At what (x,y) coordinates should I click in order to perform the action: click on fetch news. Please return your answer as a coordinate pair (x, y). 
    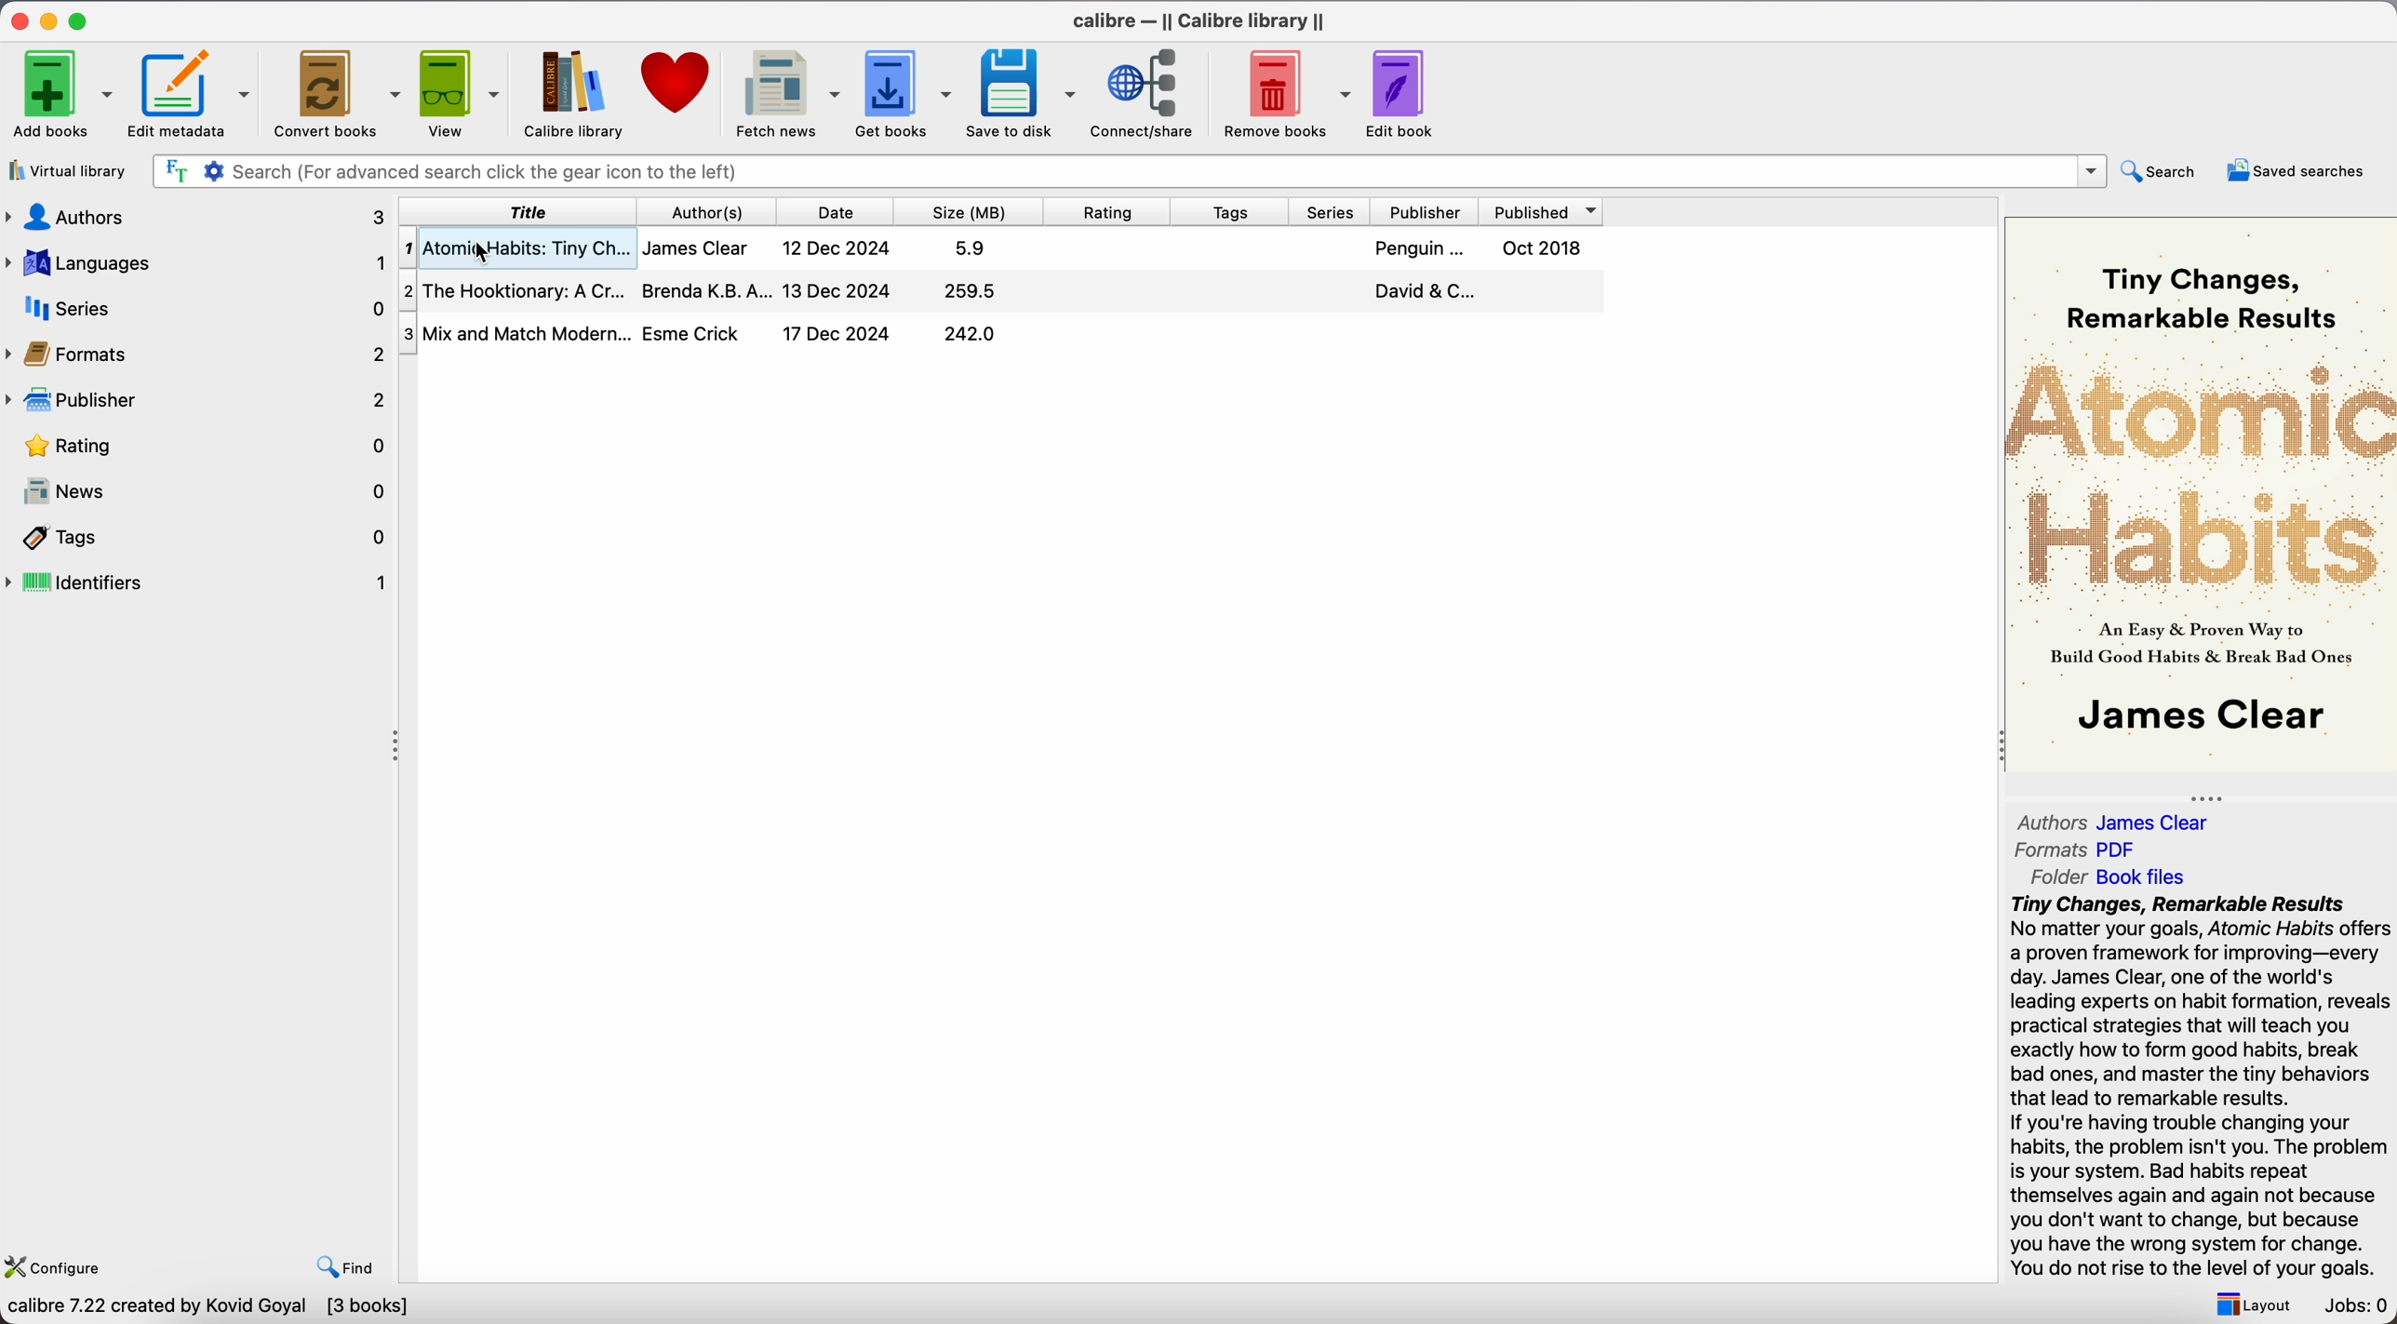
    Looking at the image, I should click on (786, 95).